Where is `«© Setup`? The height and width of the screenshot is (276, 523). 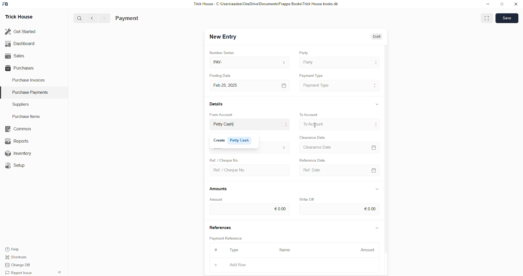
«© Setup is located at coordinates (17, 165).